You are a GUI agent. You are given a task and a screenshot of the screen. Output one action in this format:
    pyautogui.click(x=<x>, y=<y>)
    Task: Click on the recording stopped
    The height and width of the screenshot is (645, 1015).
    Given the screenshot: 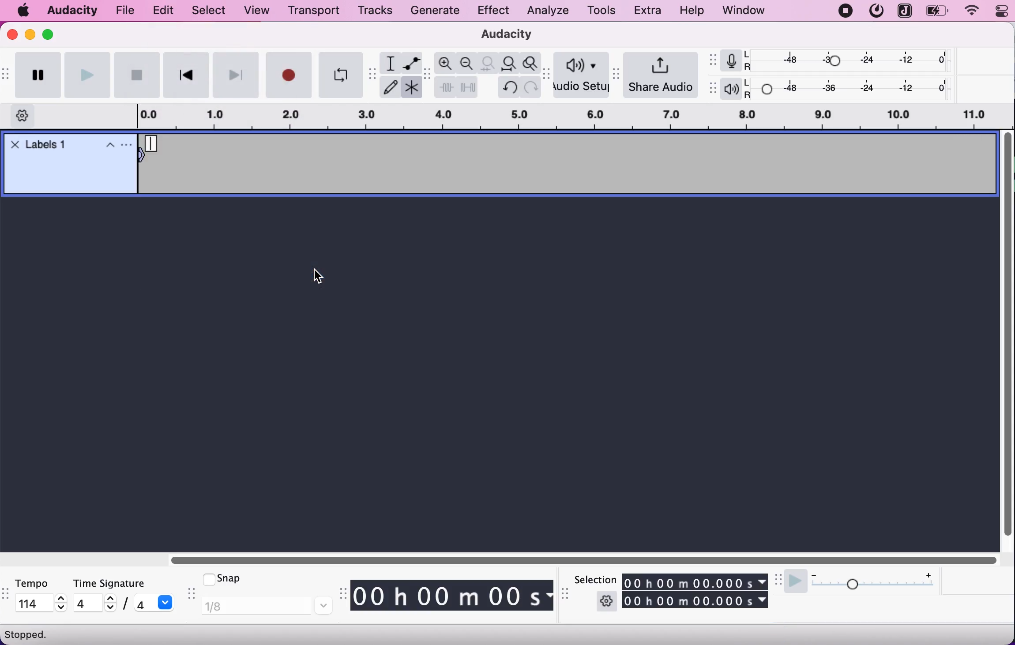 What is the action you would take?
    pyautogui.click(x=846, y=11)
    